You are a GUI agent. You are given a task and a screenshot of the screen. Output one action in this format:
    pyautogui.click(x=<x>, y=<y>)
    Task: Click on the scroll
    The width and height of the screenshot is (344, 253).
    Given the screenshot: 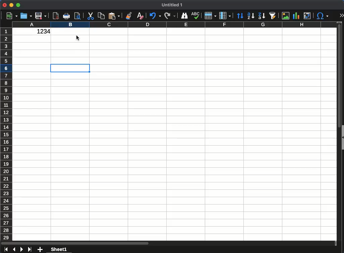 What is the action you would take?
    pyautogui.click(x=338, y=131)
    